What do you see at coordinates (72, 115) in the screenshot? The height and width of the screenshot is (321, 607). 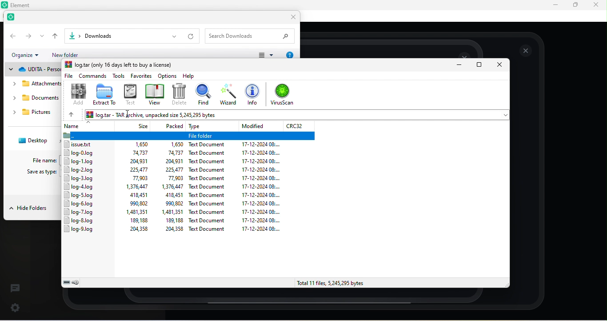 I see `previous` at bounding box center [72, 115].